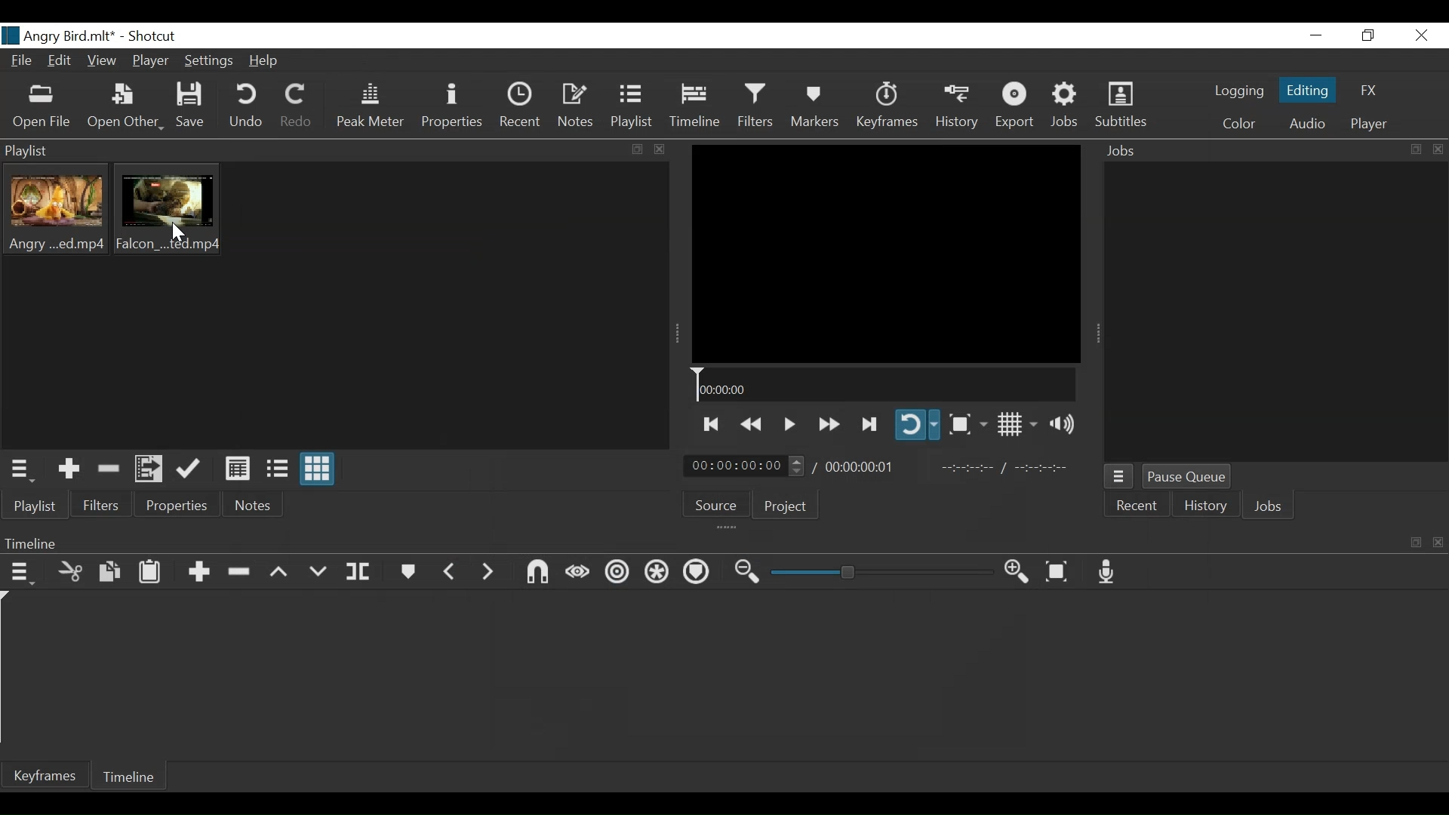 The image size is (1449, 815). I want to click on View as icons, so click(318, 469).